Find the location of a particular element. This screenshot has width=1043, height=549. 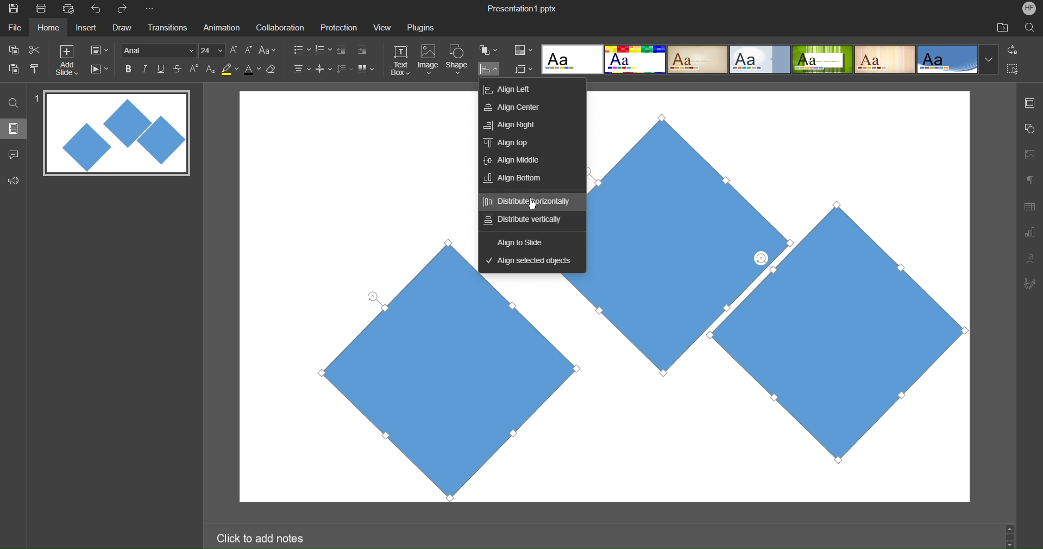

search is located at coordinates (14, 102).